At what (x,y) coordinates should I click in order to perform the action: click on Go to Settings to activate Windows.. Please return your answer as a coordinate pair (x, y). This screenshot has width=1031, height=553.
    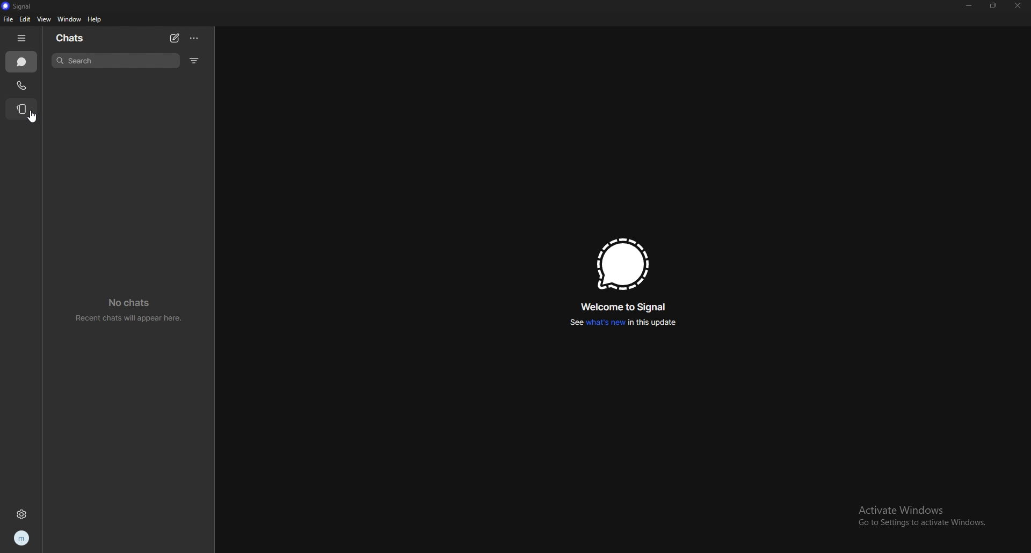
    Looking at the image, I should click on (926, 524).